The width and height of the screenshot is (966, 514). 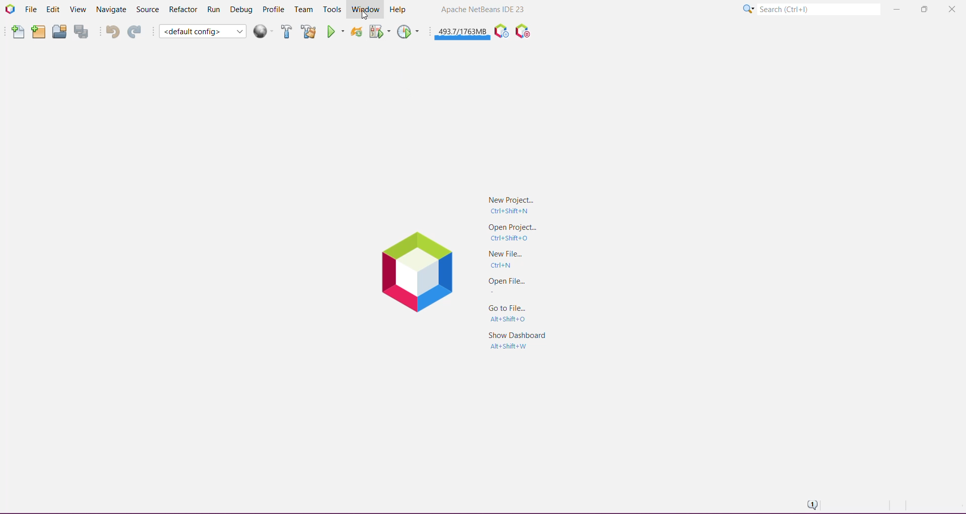 I want to click on Open Project, so click(x=512, y=233).